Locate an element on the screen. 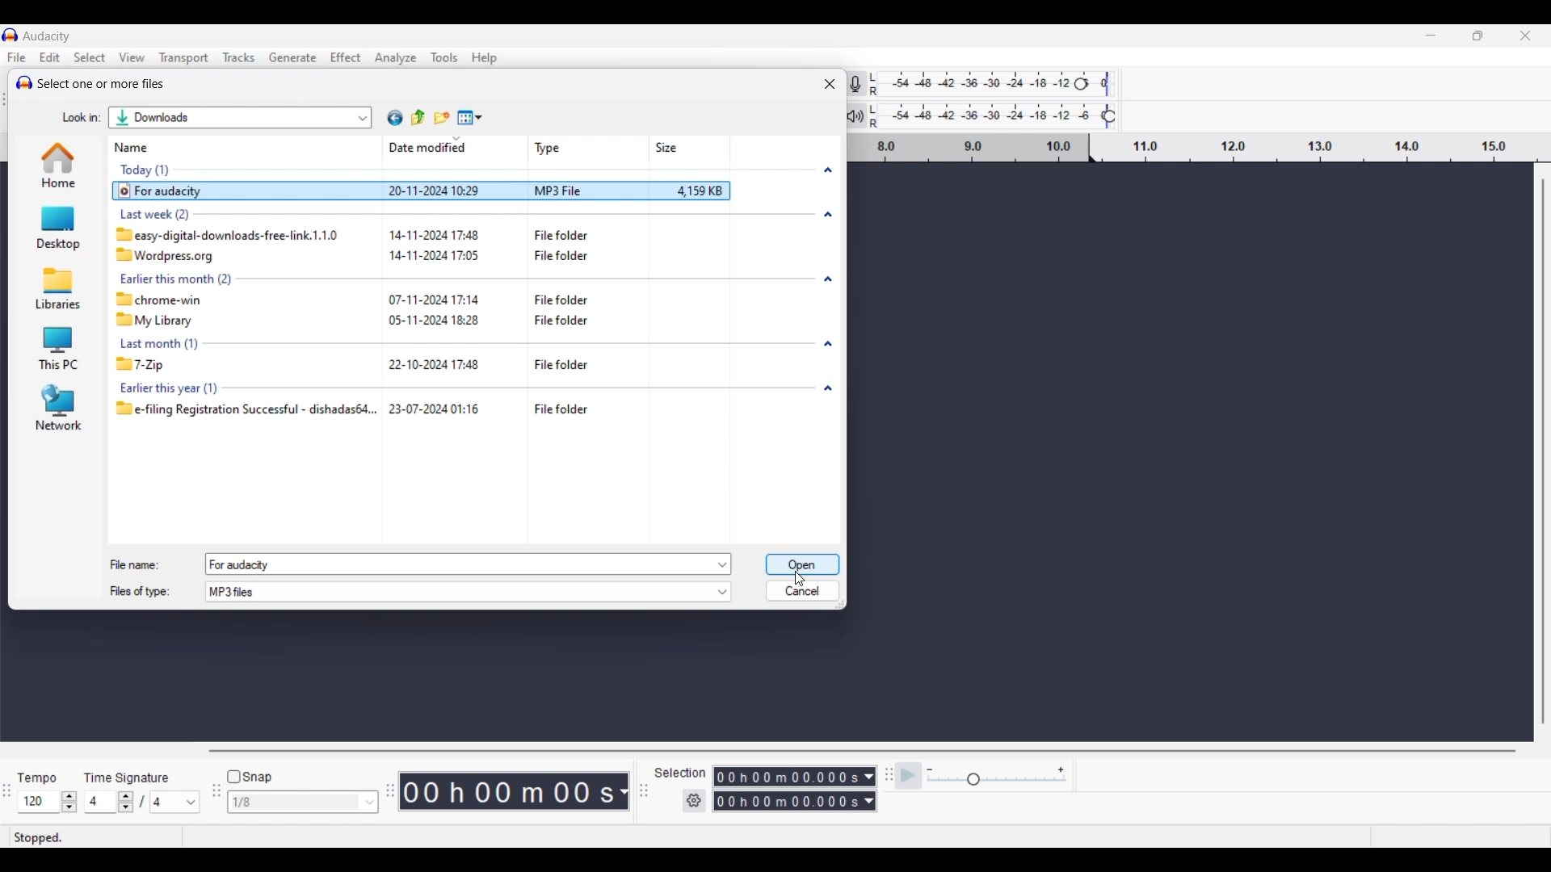 The height and width of the screenshot is (872, 1551). Last week (2) is located at coordinates (237, 212).